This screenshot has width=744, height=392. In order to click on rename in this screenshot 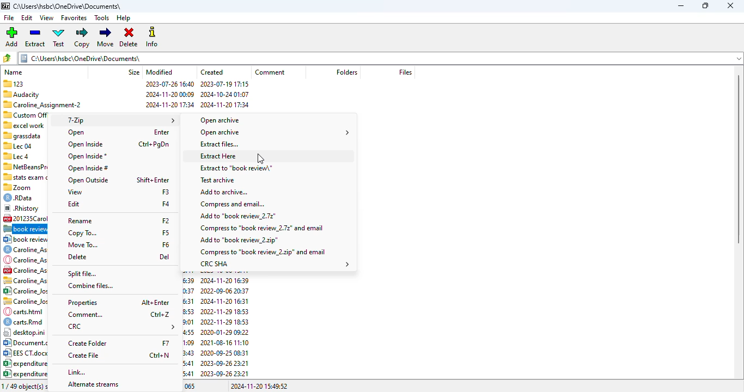, I will do `click(80, 221)`.